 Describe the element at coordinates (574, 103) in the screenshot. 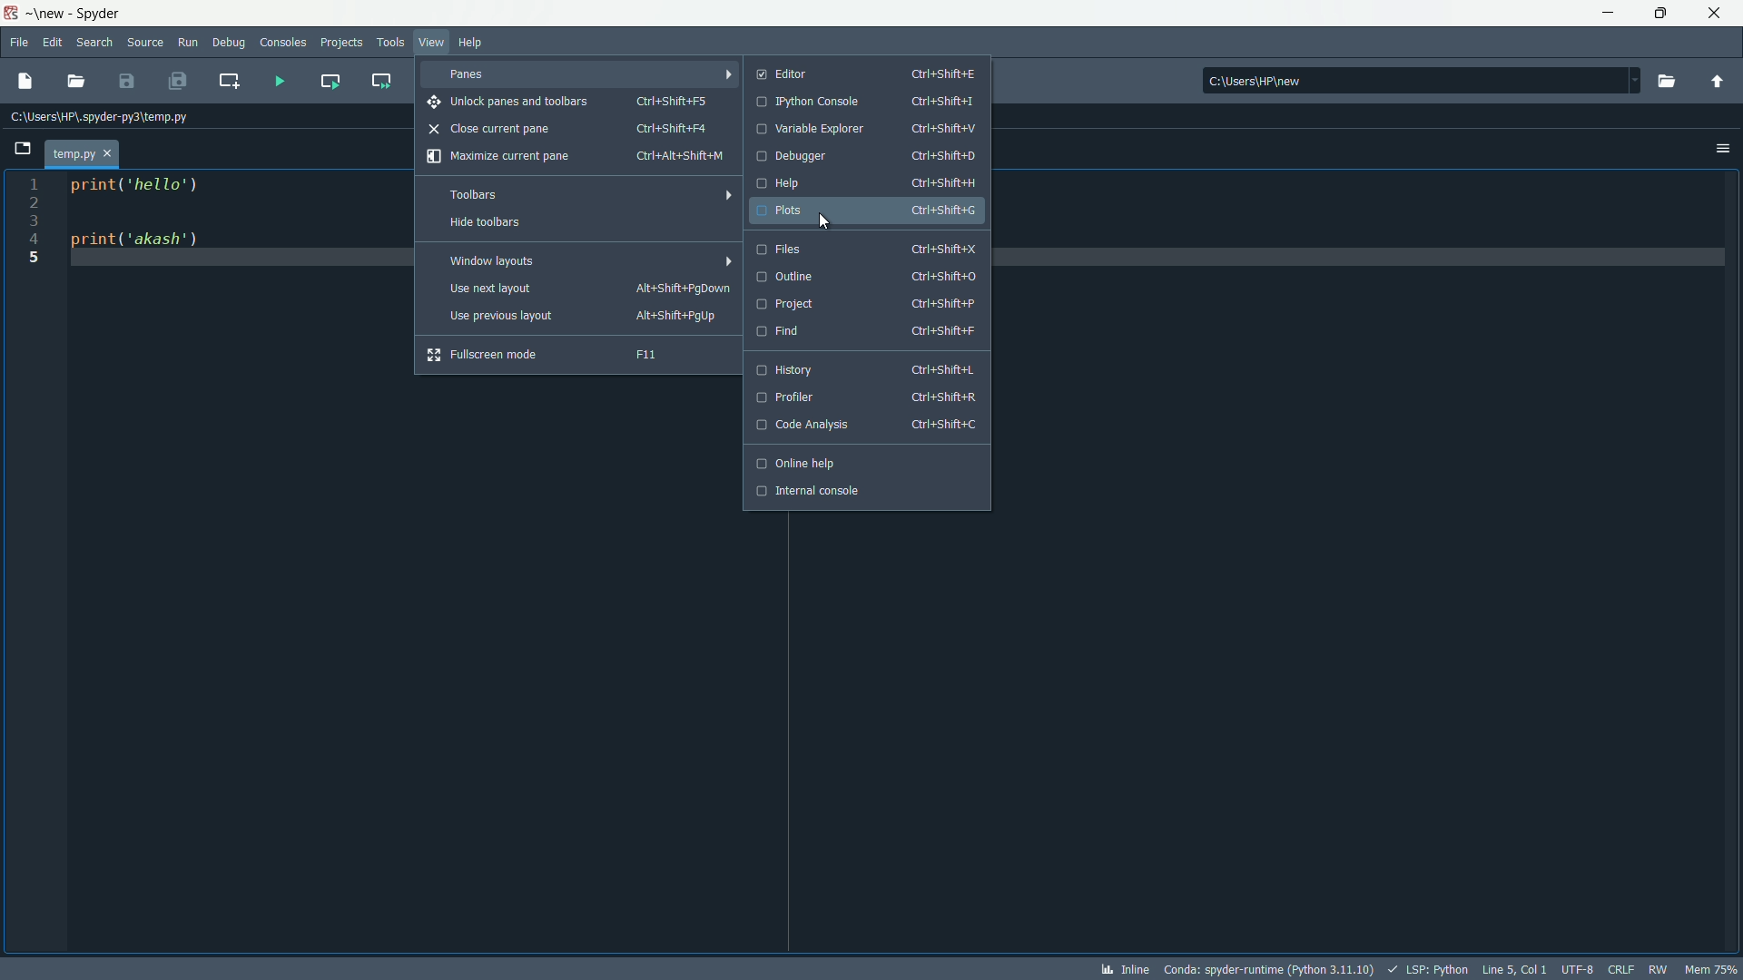

I see `unlock panes and toolbars` at that location.